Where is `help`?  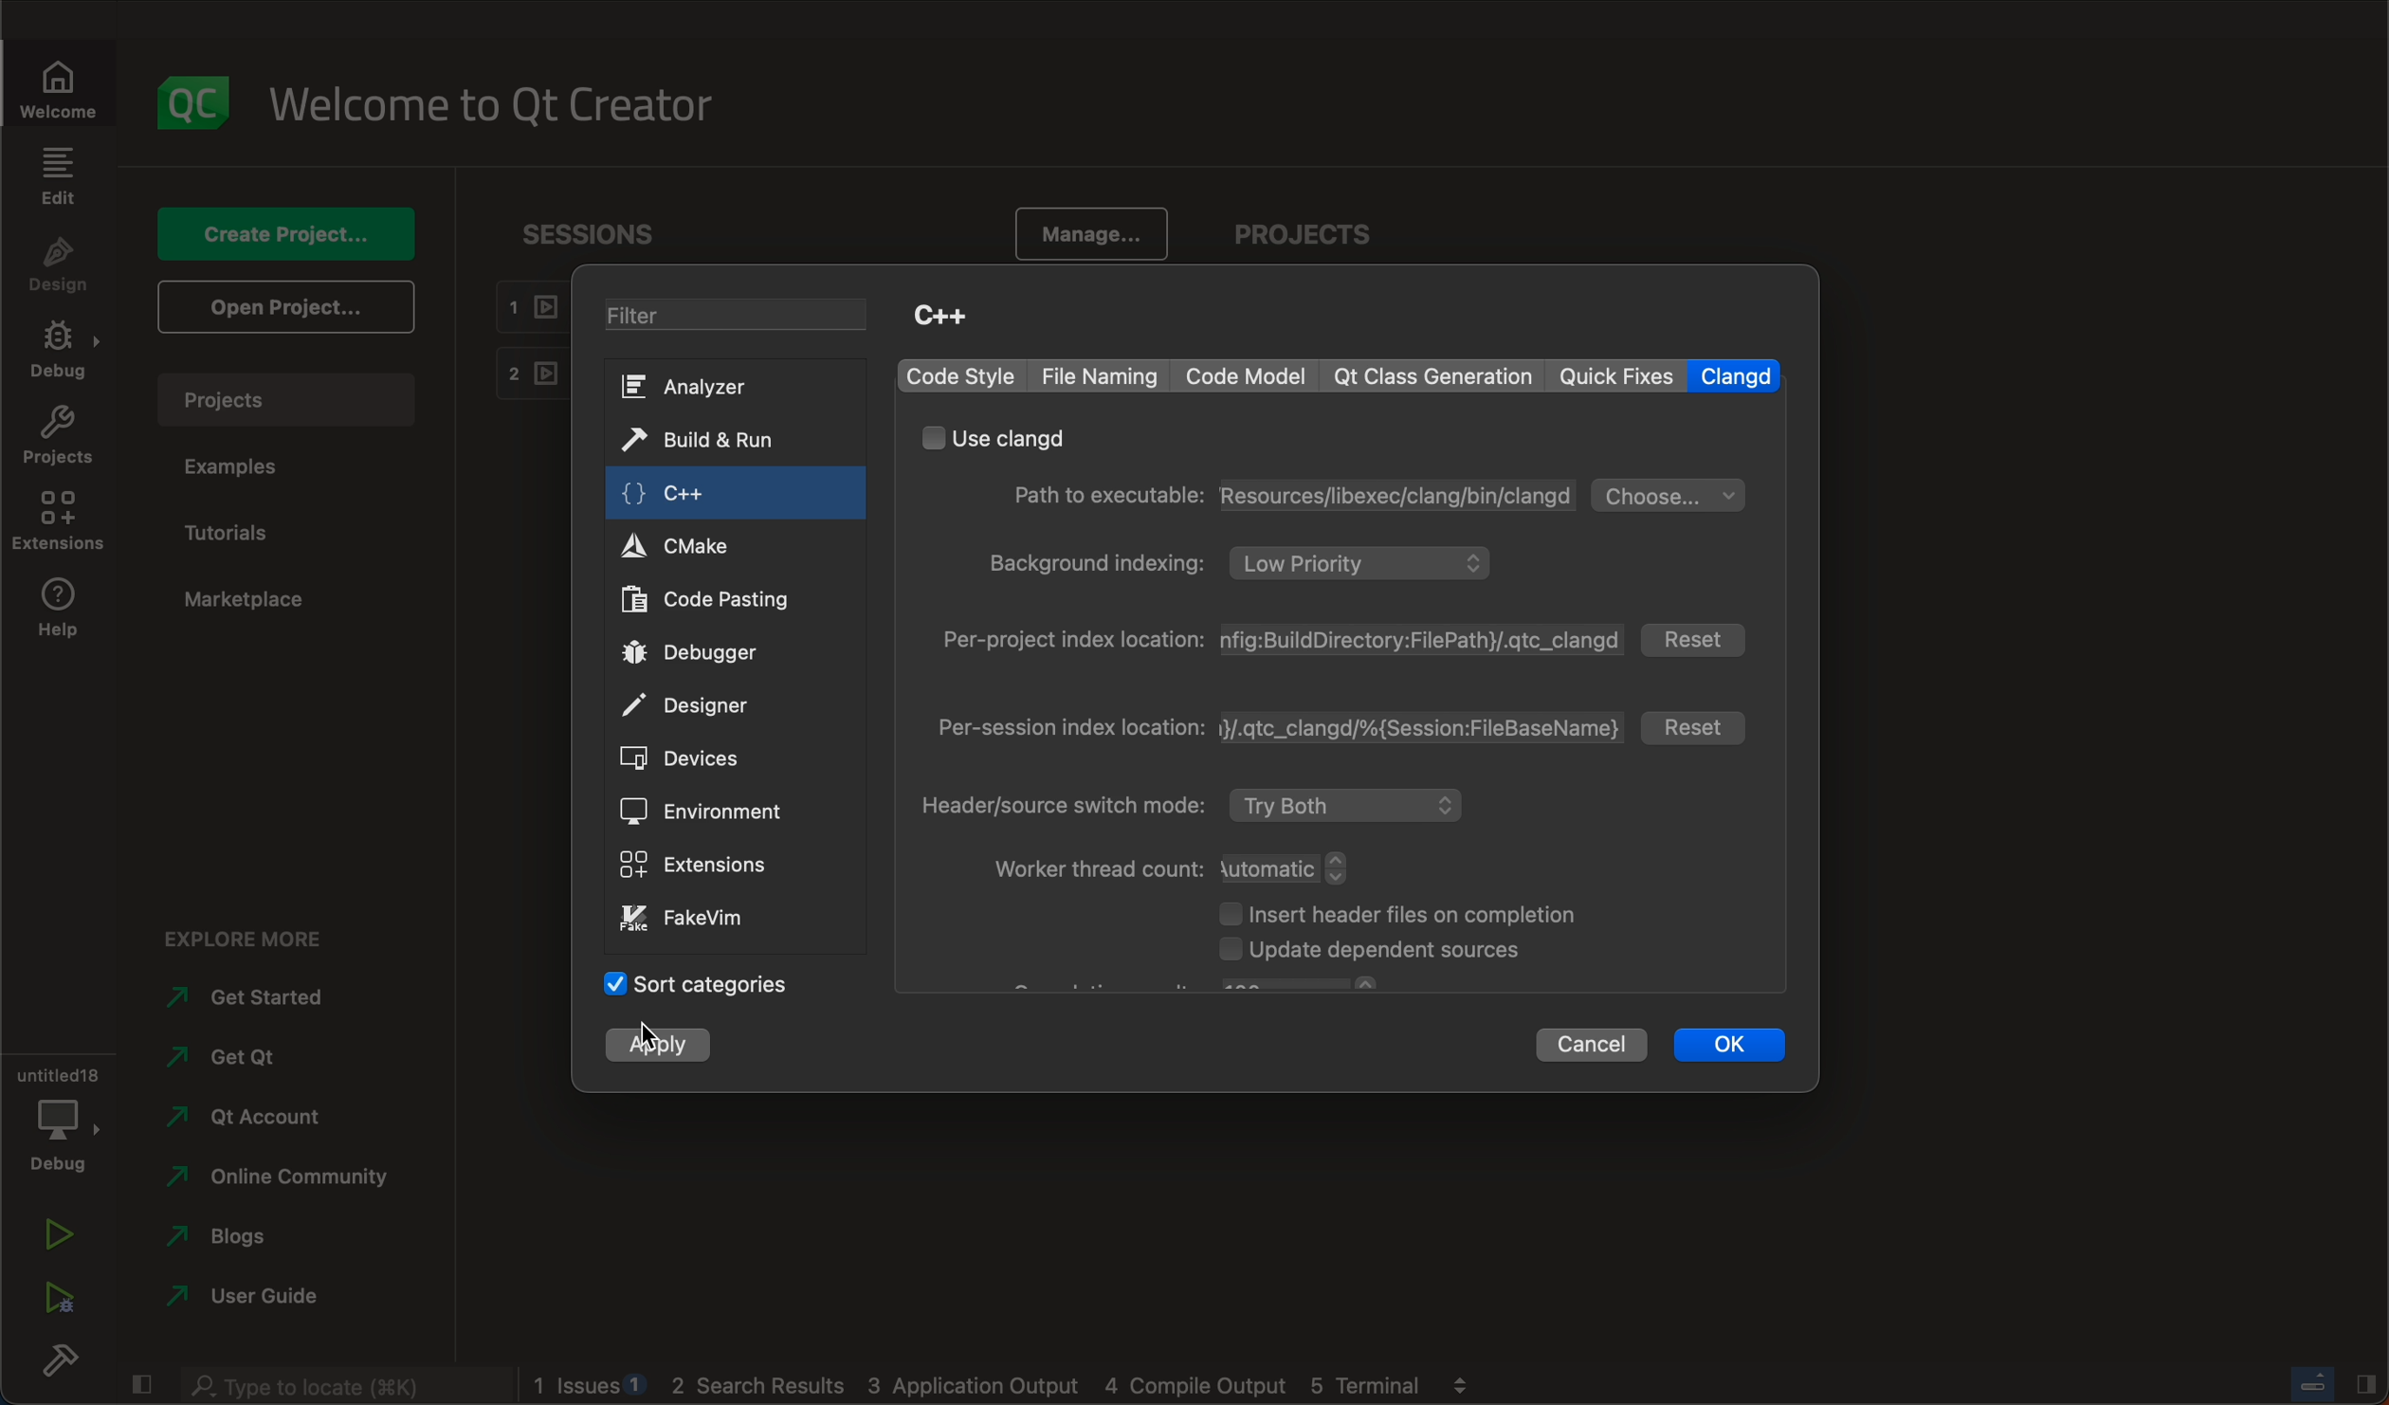 help is located at coordinates (64, 607).